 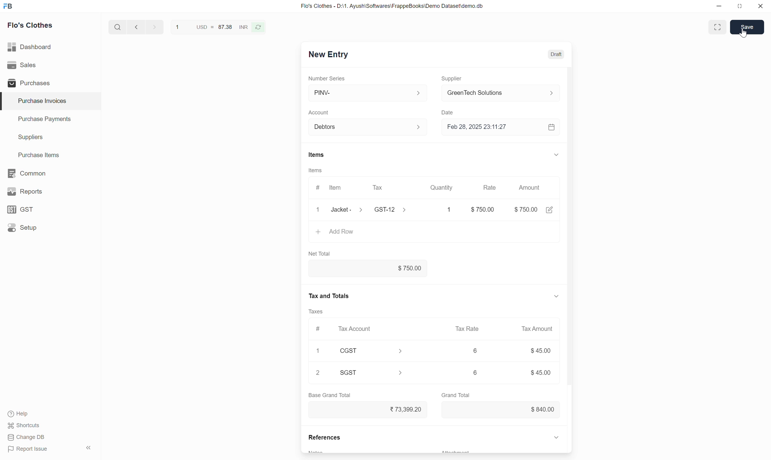 I want to click on SGST, so click(x=372, y=373).